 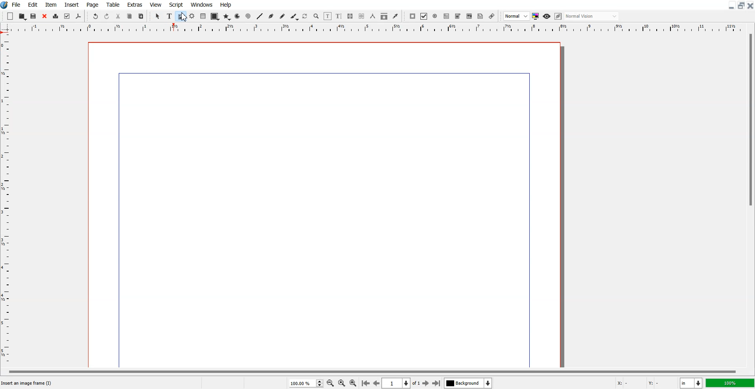 I want to click on Zoom in or Out, so click(x=317, y=17).